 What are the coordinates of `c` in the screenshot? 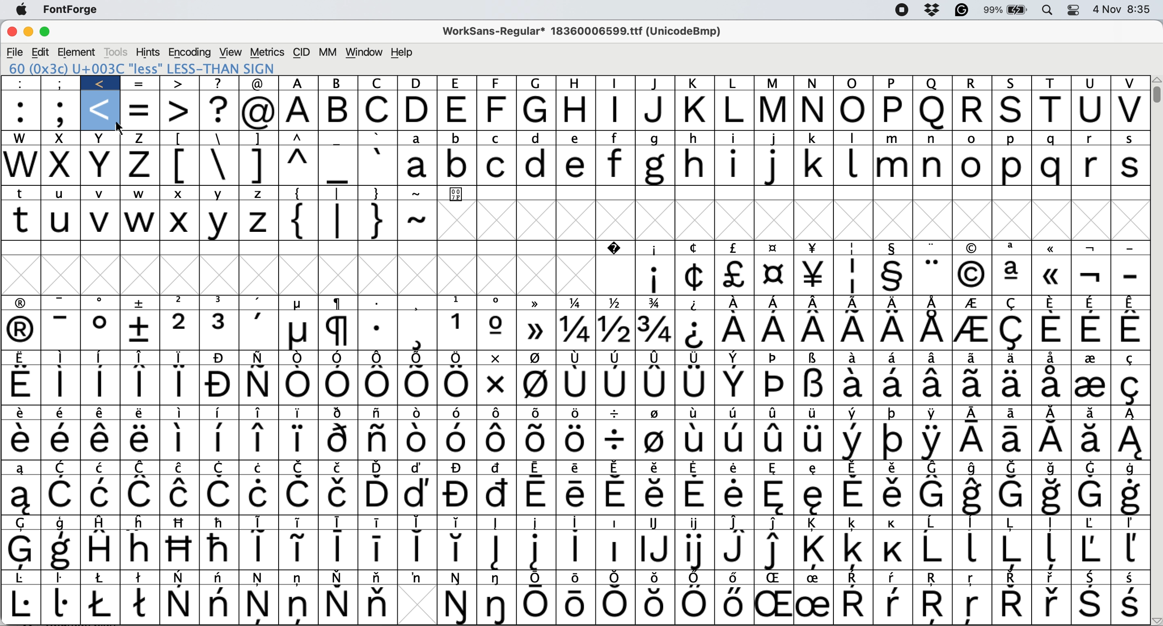 It's located at (494, 138).